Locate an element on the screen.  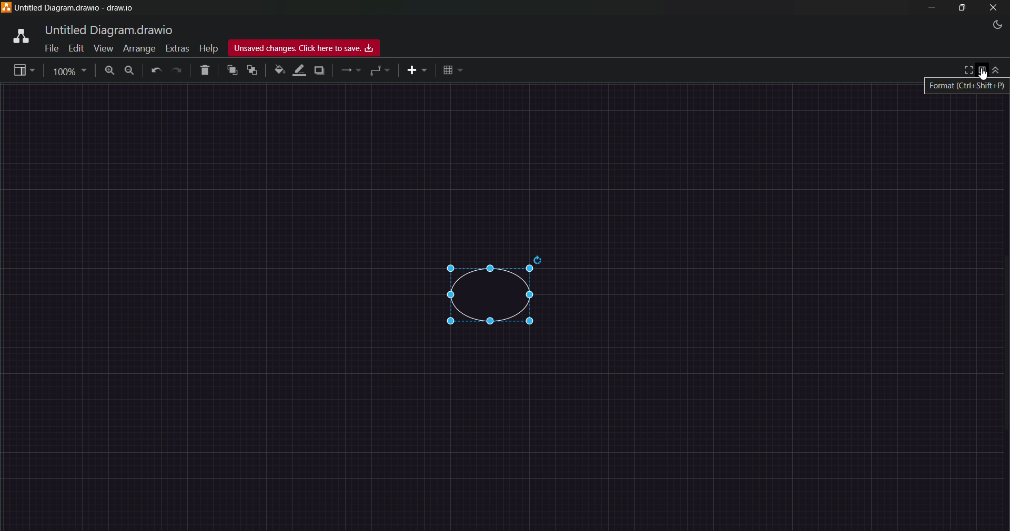
extras is located at coordinates (177, 47).